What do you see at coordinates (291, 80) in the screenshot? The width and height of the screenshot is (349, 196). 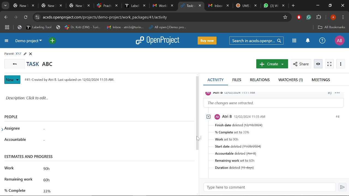 I see `Watchers` at bounding box center [291, 80].